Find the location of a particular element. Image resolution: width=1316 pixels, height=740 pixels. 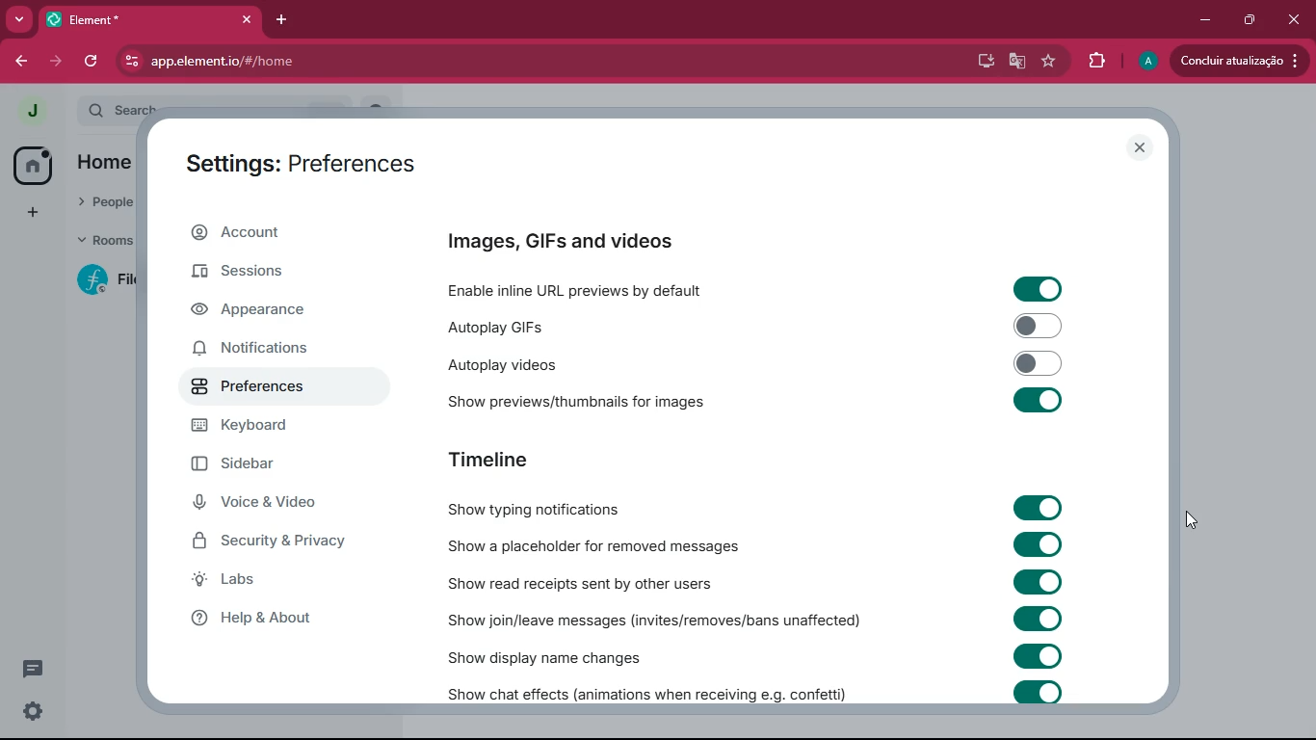

toggle on/off is located at coordinates (1040, 544).